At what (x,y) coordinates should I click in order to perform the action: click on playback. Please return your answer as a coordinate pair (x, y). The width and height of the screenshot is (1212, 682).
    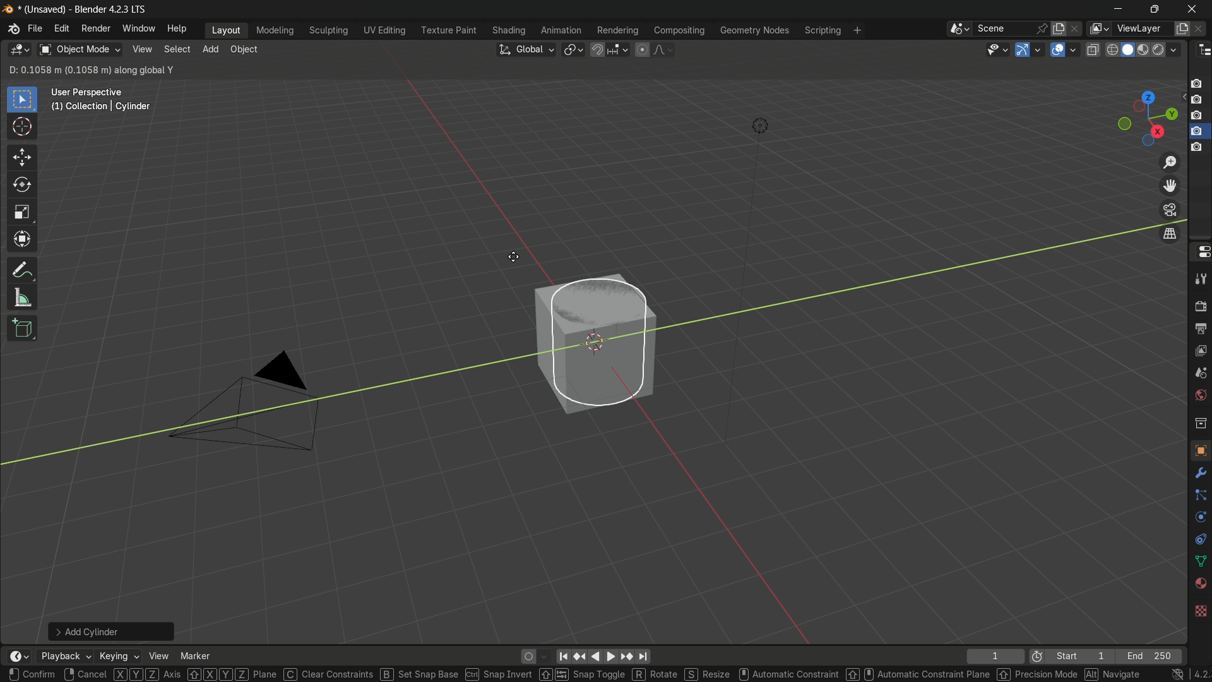
    Looking at the image, I should click on (65, 657).